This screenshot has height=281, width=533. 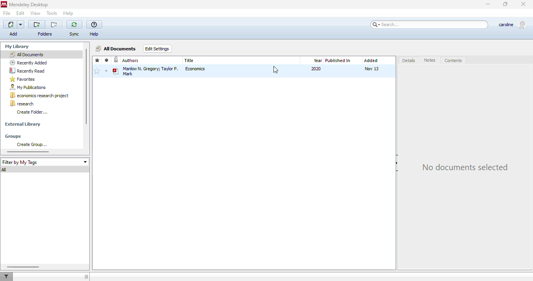 I want to click on remove the current folder, so click(x=54, y=25).